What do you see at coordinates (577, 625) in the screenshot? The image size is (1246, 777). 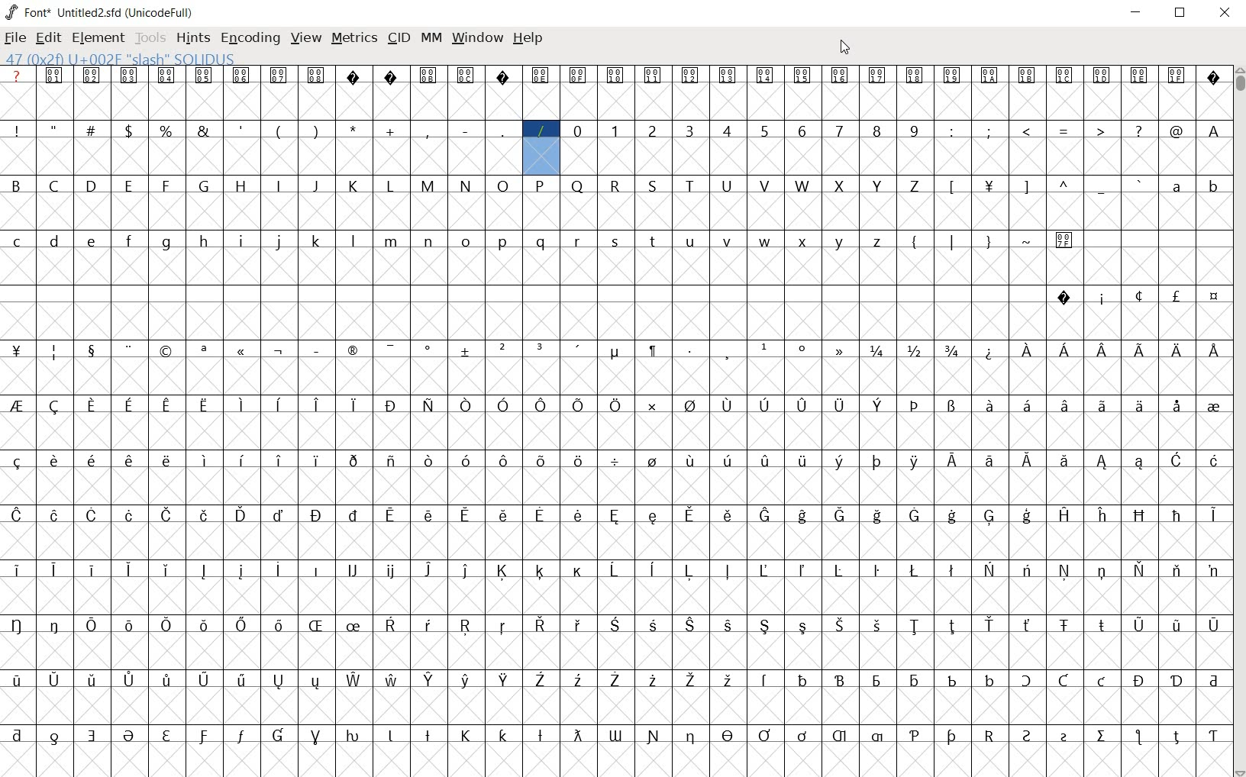 I see `glyph` at bounding box center [577, 625].